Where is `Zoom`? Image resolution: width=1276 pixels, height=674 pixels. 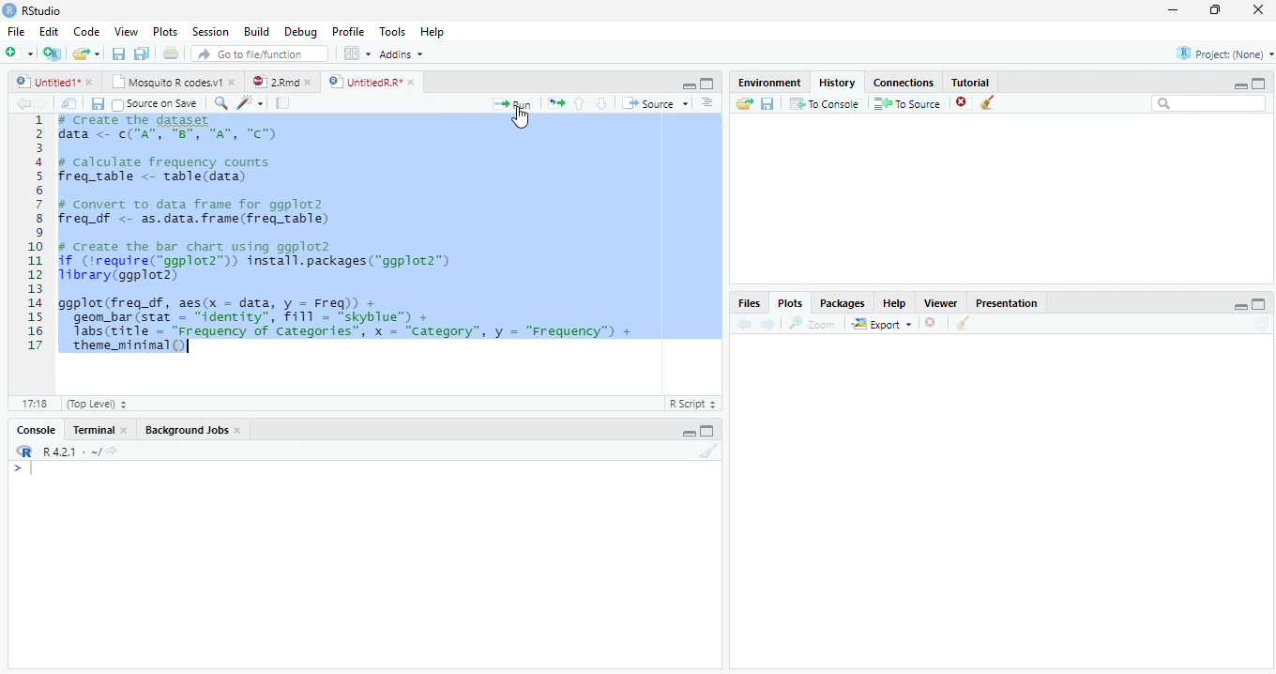
Zoom is located at coordinates (813, 326).